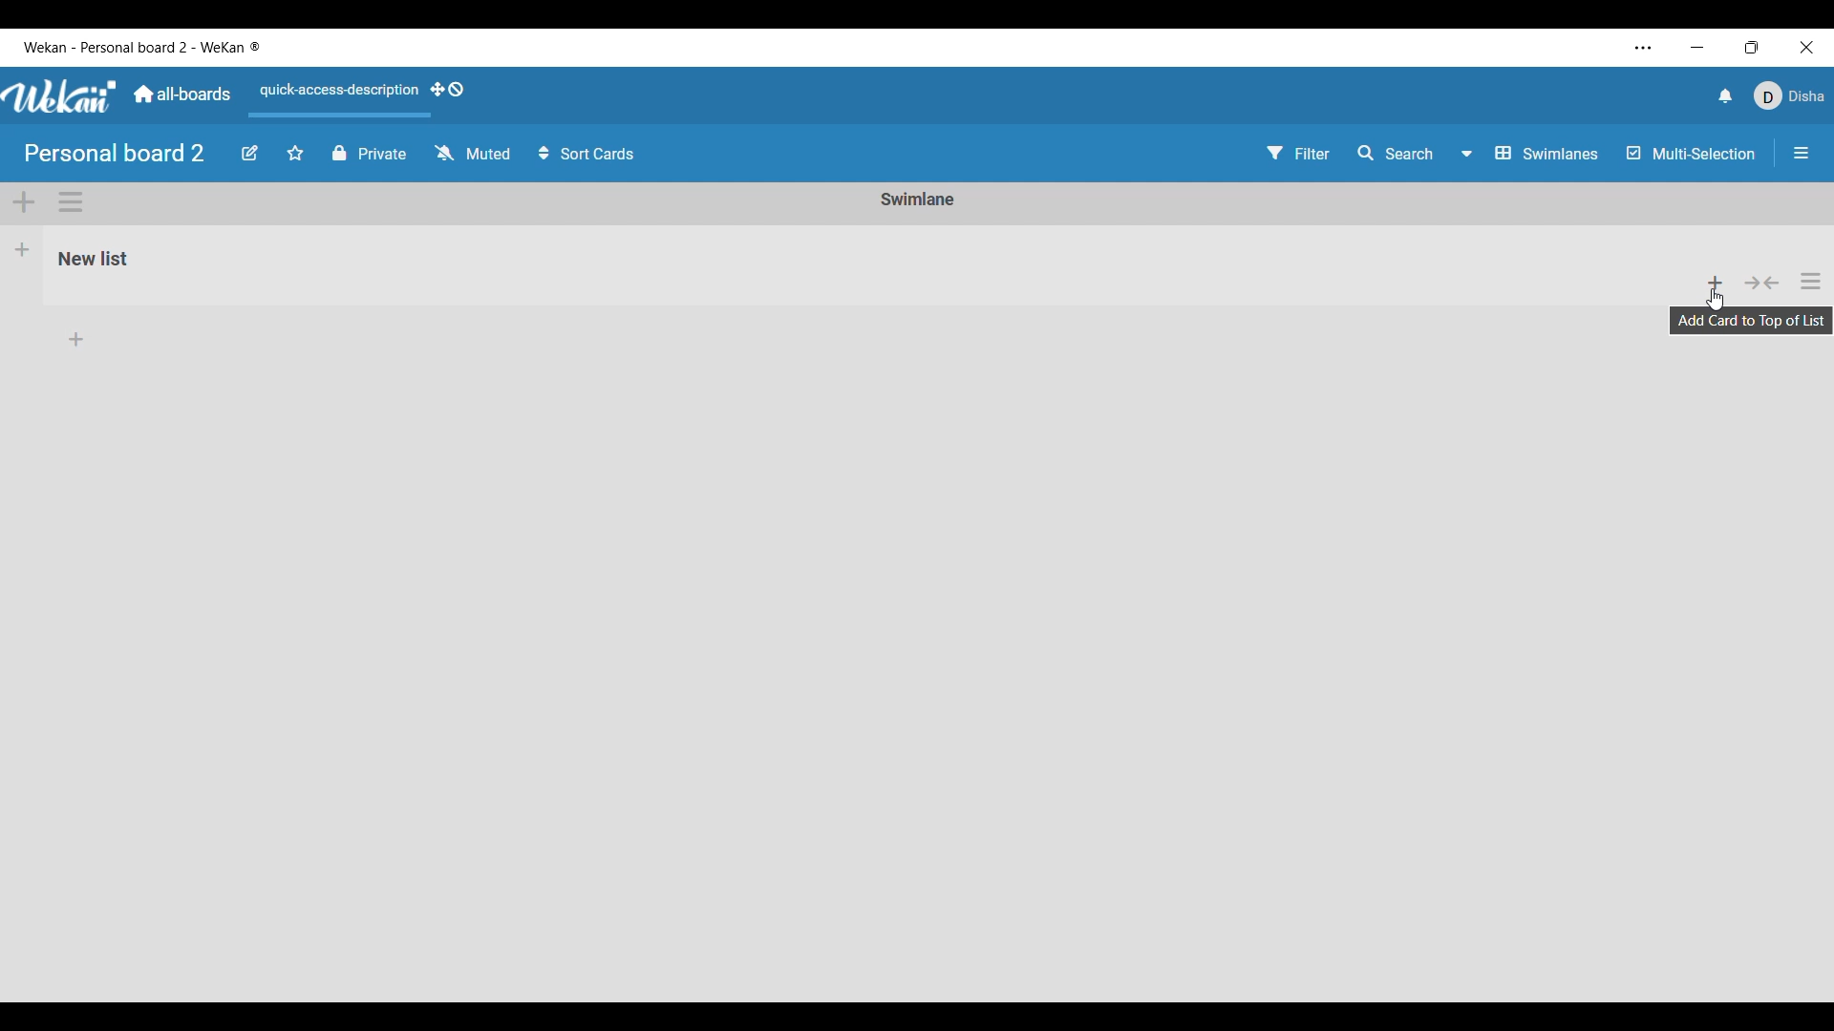 This screenshot has height=1031, width=1834. I want to click on Go to main dashboard, so click(181, 95).